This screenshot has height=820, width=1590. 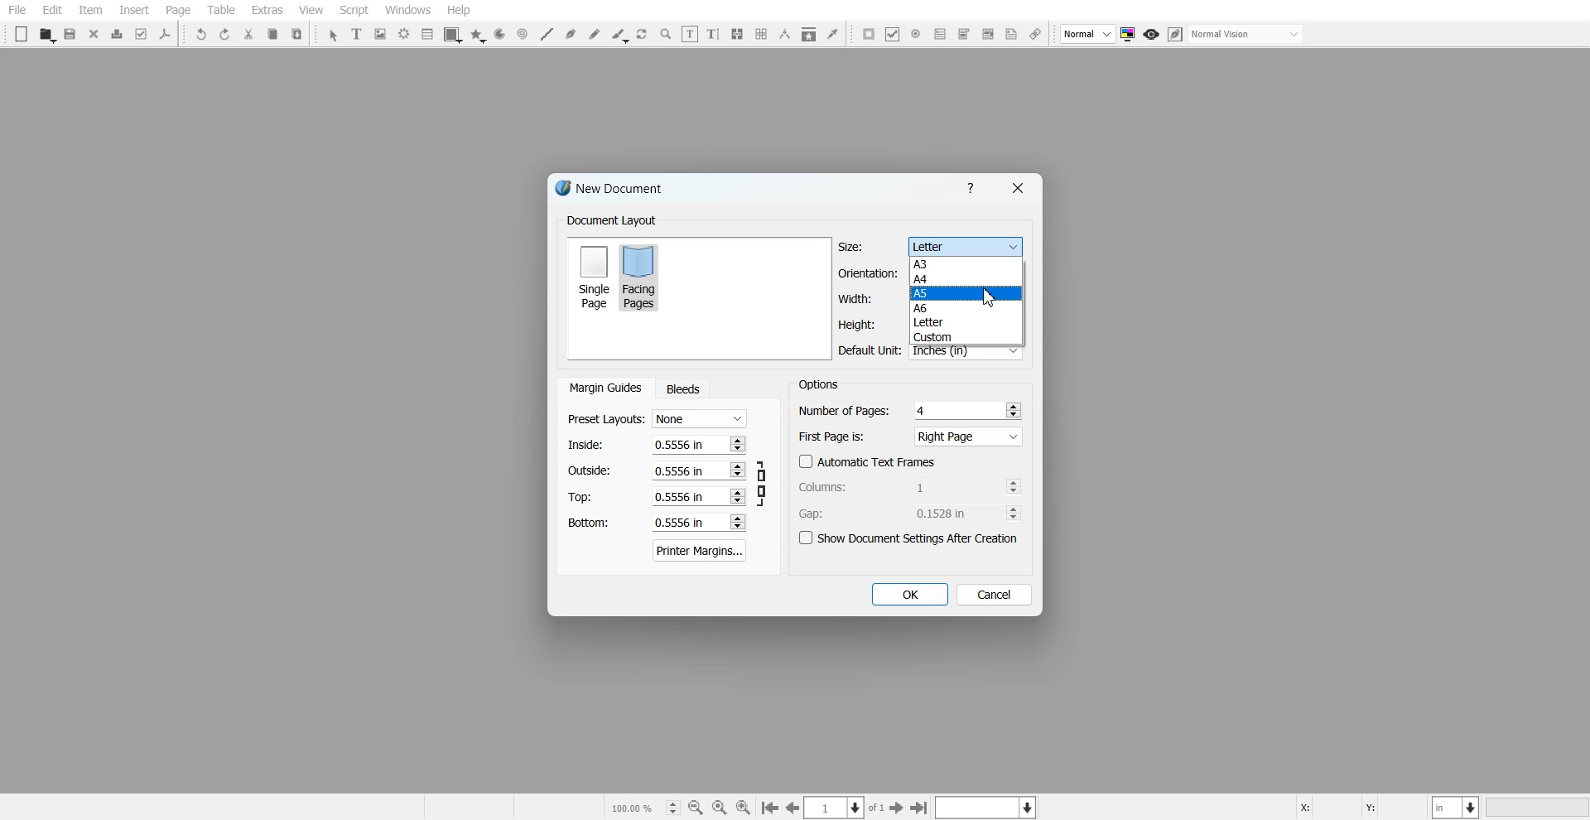 I want to click on Polygon, so click(x=478, y=36).